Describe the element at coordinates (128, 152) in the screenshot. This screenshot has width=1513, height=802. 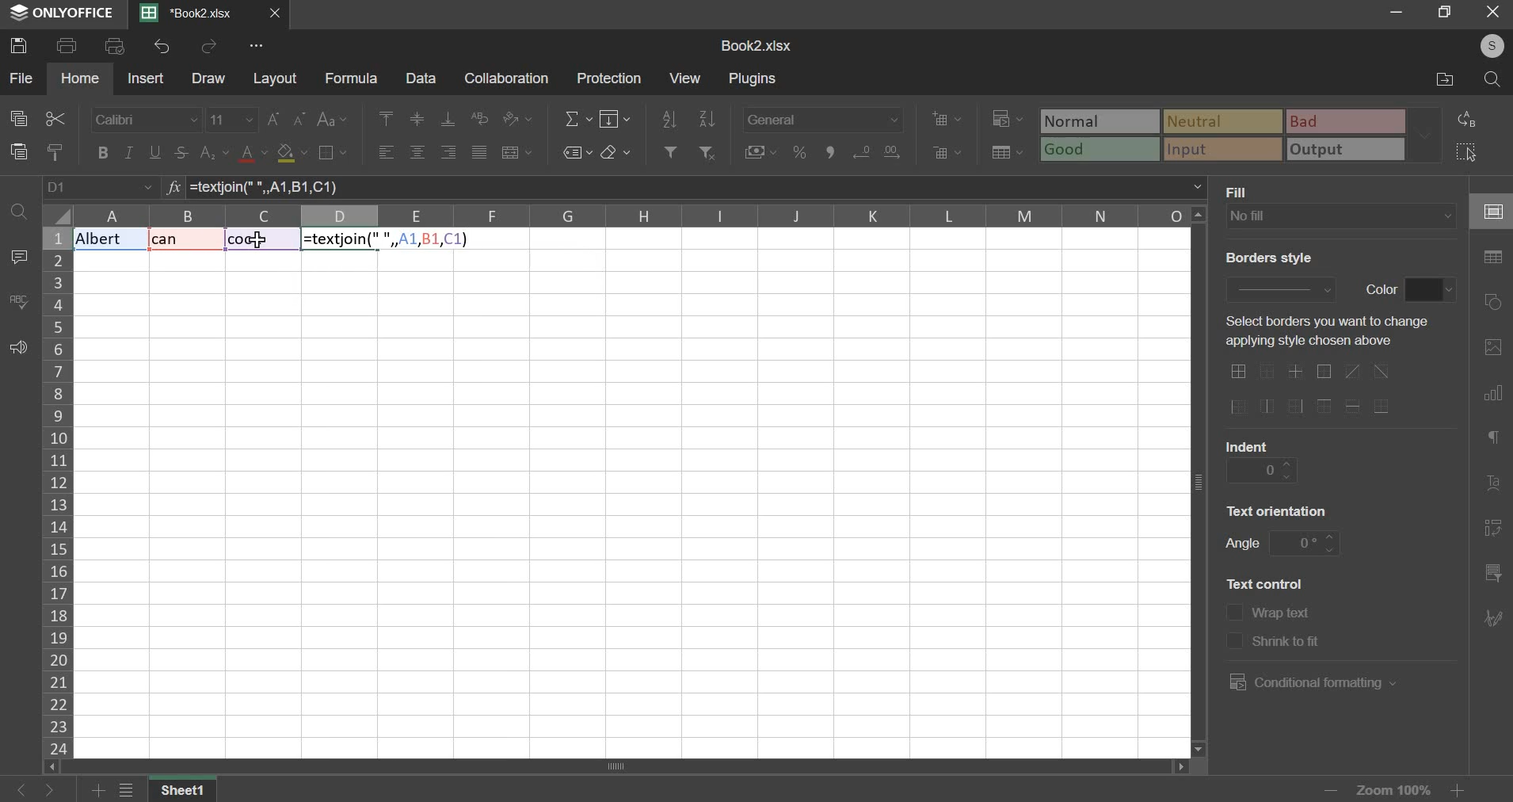
I see `italic` at that location.